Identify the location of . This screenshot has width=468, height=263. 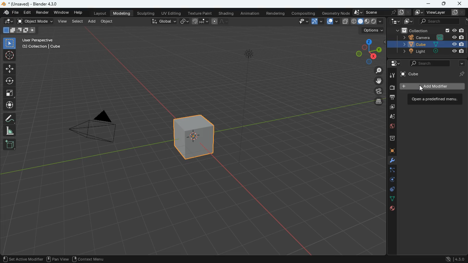
(461, 44).